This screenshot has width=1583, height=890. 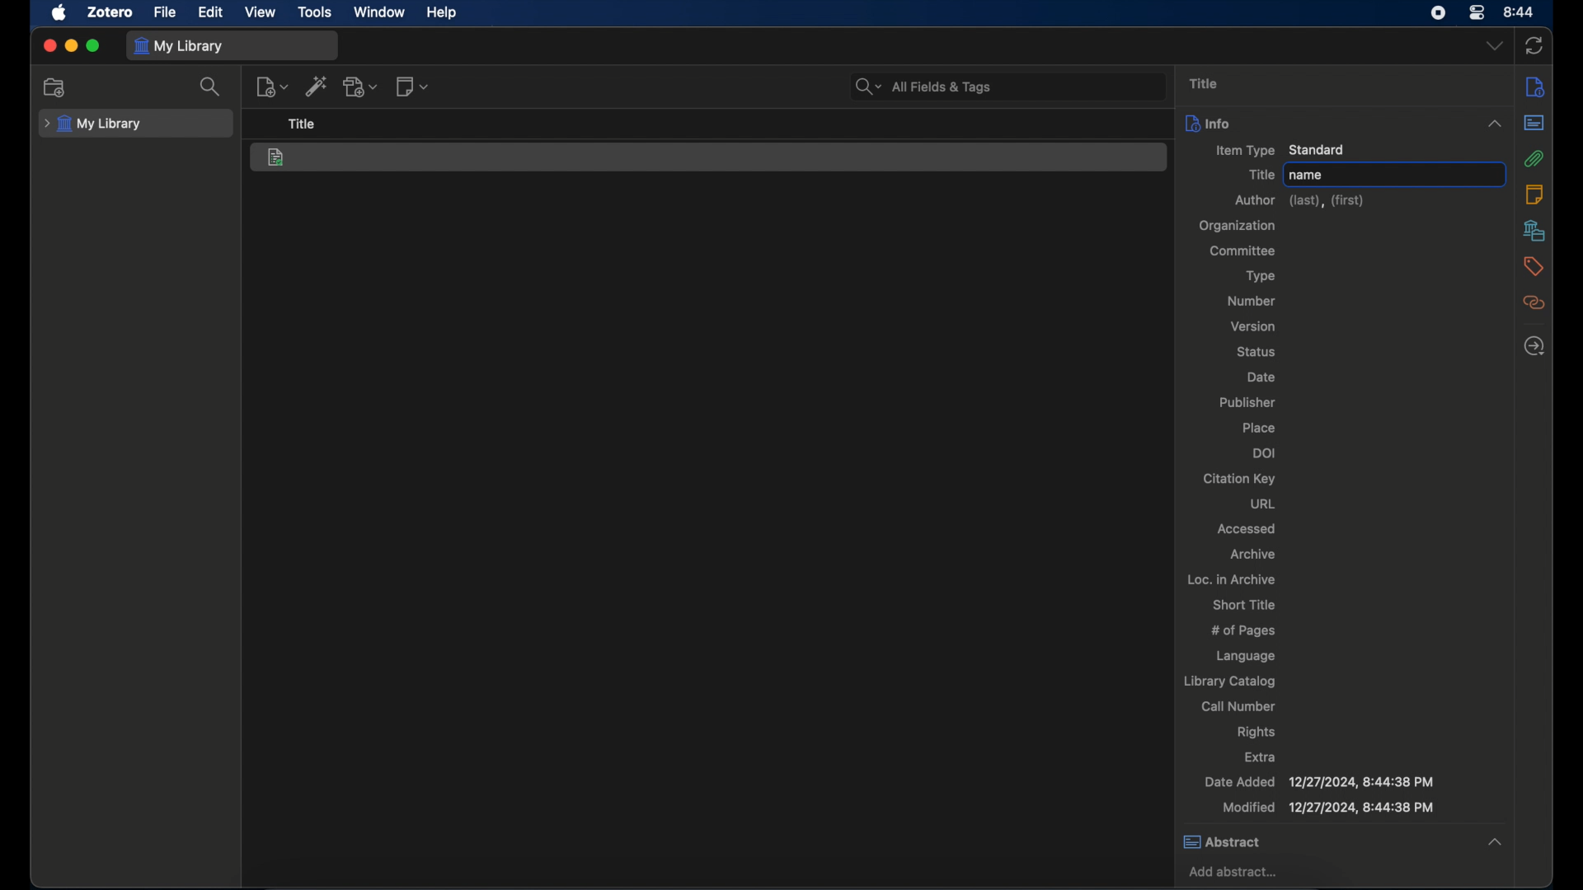 I want to click on extra, so click(x=1260, y=756).